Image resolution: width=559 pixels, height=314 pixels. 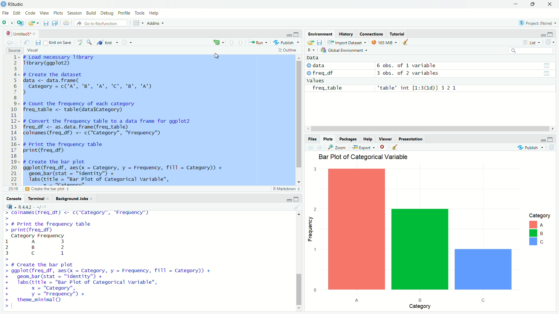 What do you see at coordinates (296, 199) in the screenshot?
I see `maximize` at bounding box center [296, 199].